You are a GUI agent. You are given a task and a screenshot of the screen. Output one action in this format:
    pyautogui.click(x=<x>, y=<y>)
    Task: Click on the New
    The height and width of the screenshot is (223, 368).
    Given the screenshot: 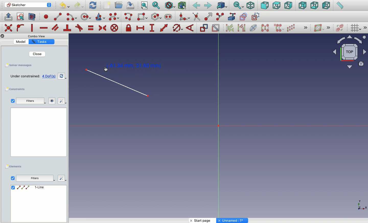 What is the action you would take?
    pyautogui.click(x=108, y=5)
    